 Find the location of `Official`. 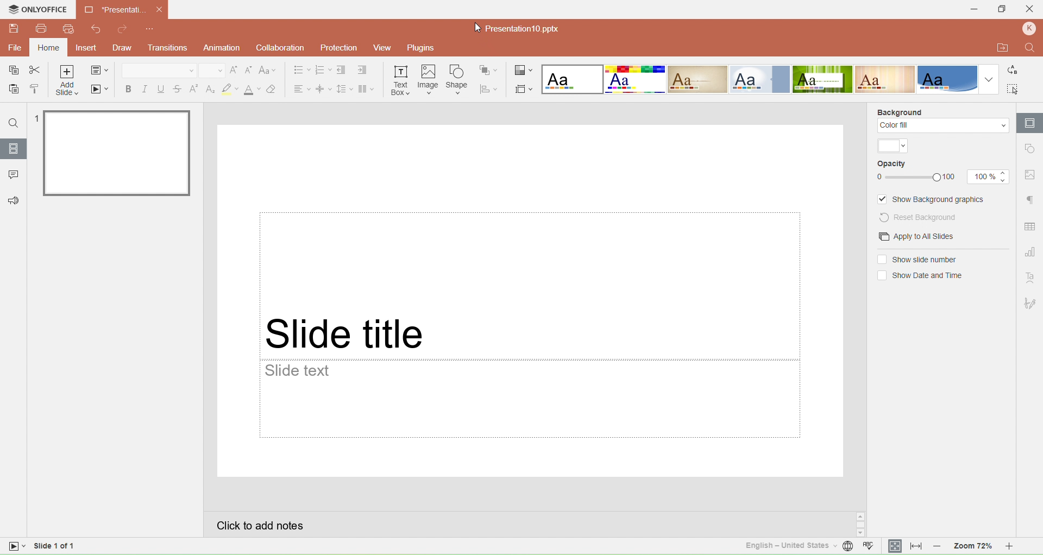

Official is located at coordinates (759, 79).